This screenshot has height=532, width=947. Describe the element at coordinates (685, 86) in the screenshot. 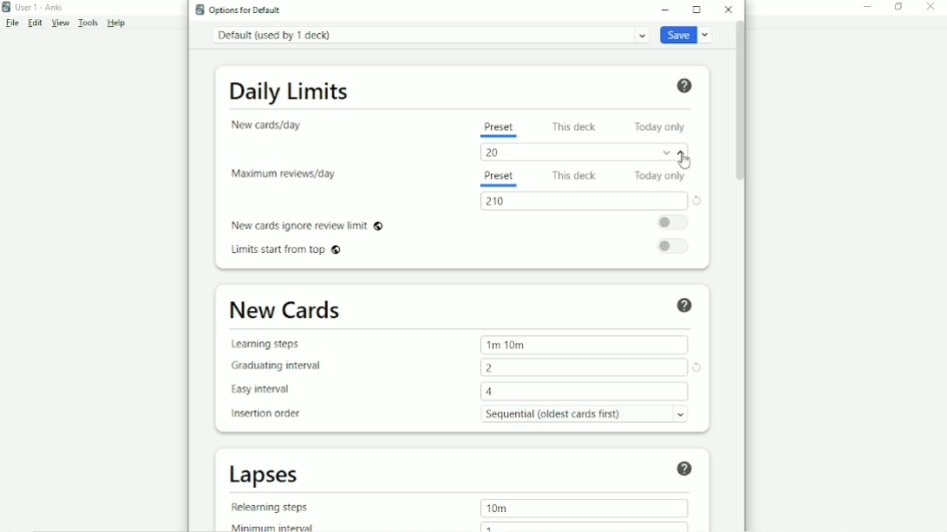

I see `Help` at that location.